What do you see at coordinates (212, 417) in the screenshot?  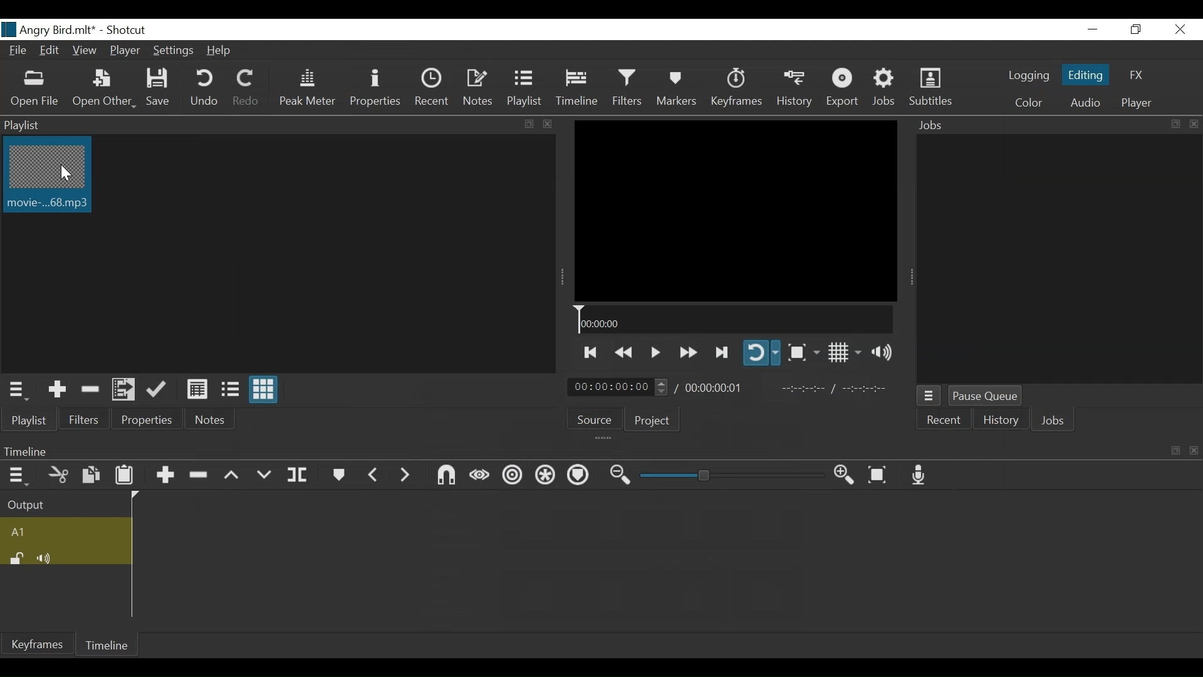 I see `Notes` at bounding box center [212, 417].